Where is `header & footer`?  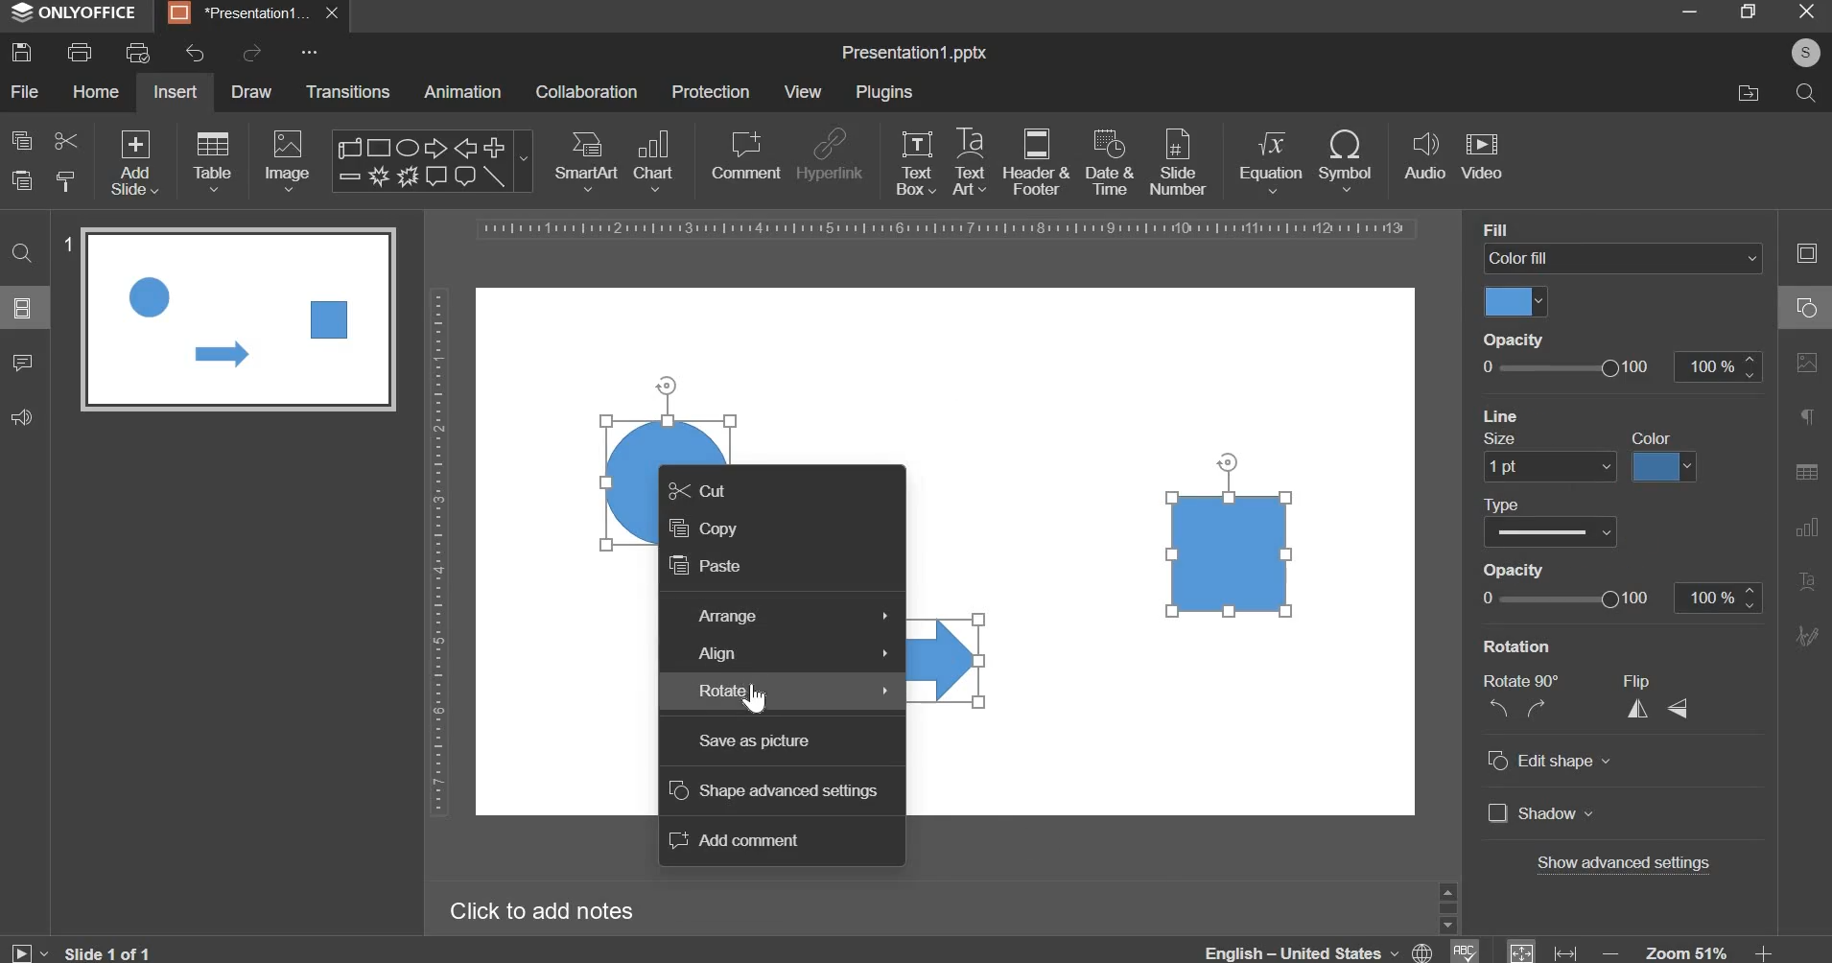 header & footer is located at coordinates (1035, 161).